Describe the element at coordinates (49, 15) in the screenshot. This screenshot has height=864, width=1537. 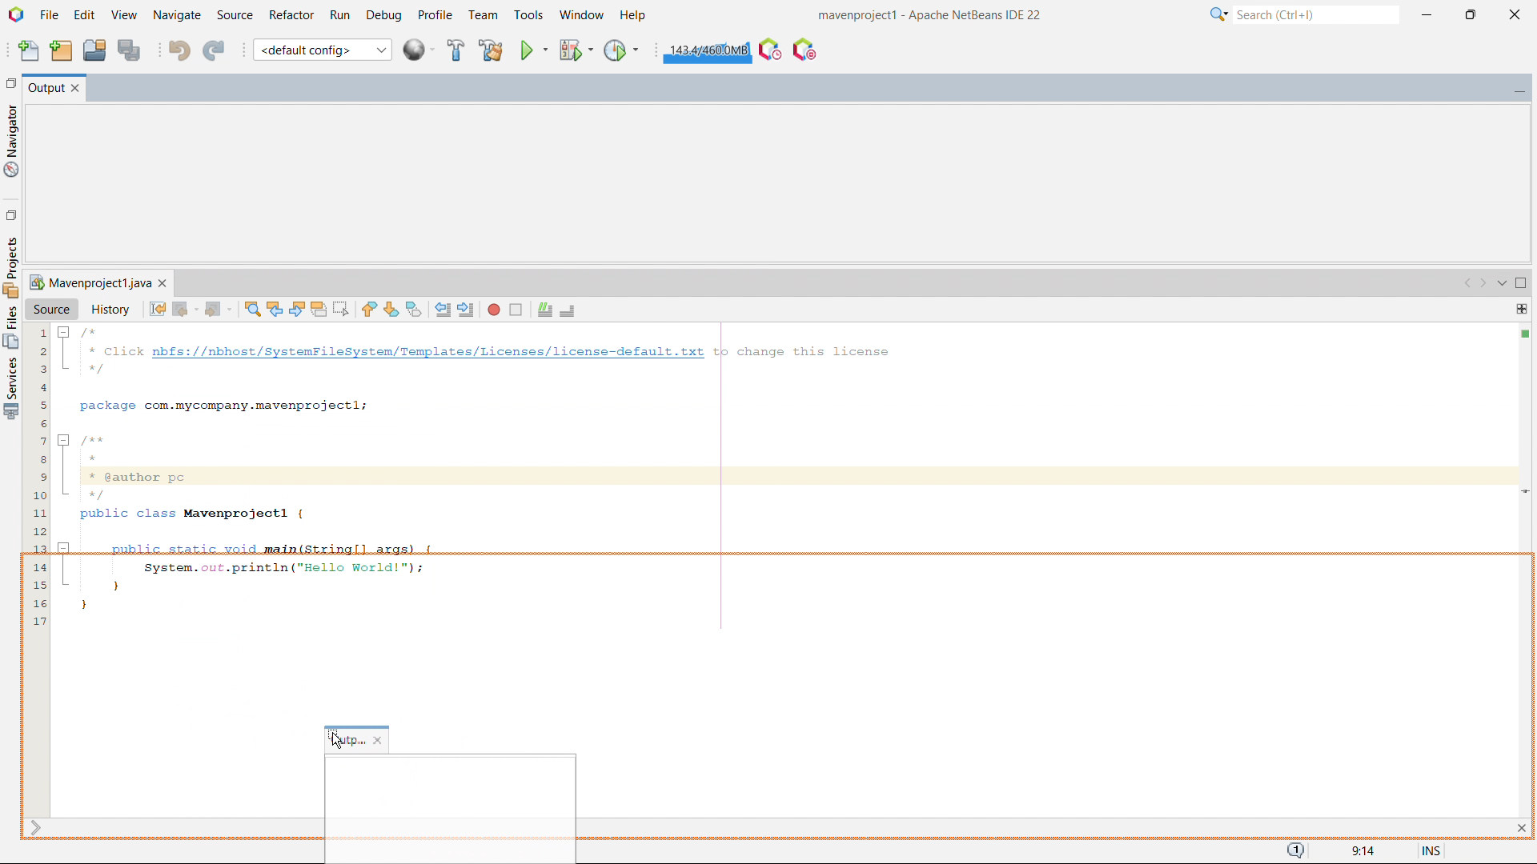
I see `file` at that location.